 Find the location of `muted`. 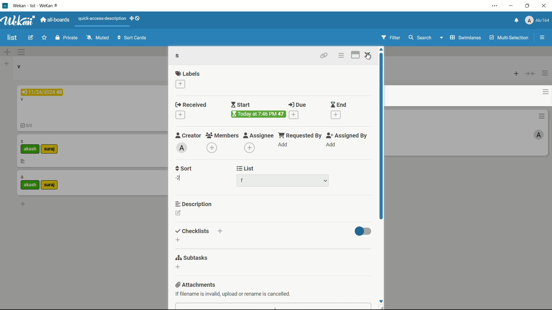

muted is located at coordinates (99, 37).